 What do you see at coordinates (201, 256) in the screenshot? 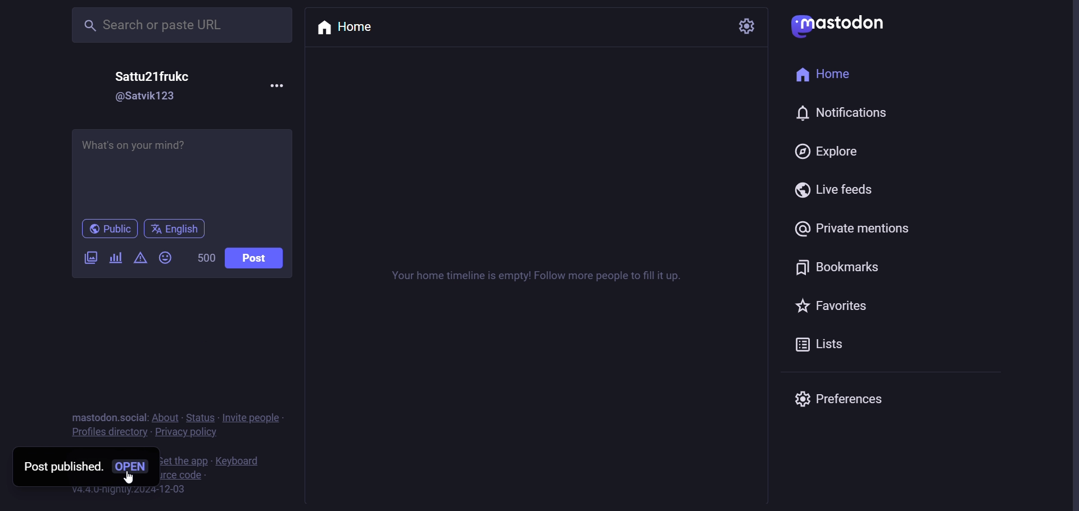
I see `500` at bounding box center [201, 256].